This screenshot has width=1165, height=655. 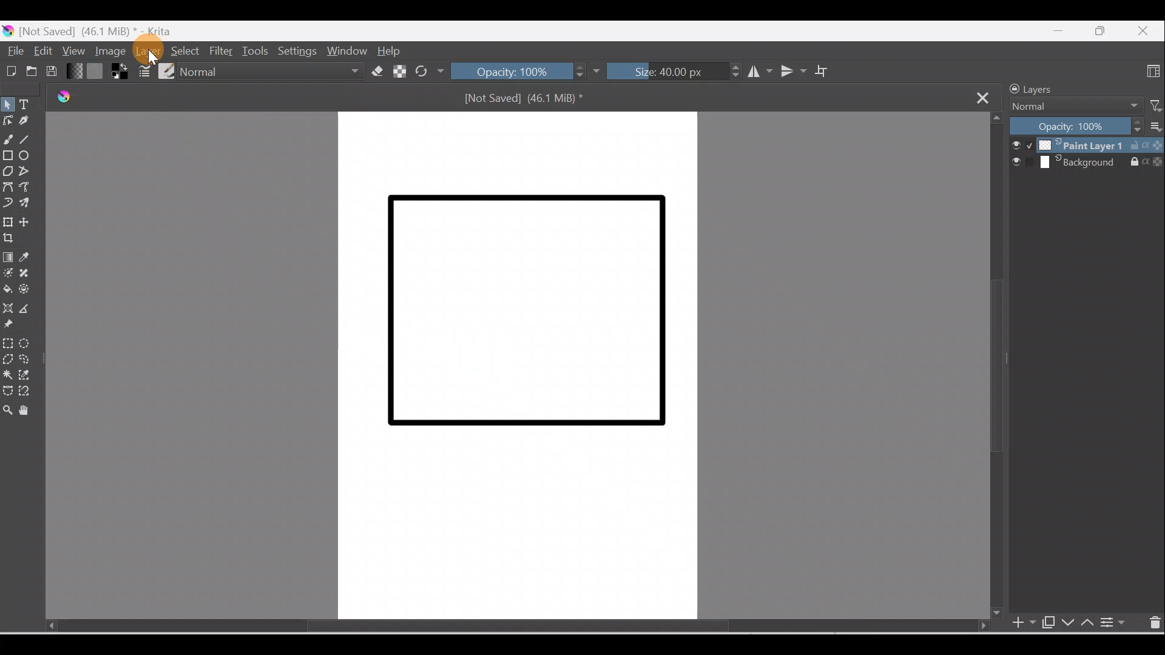 I want to click on Edit, so click(x=41, y=50).